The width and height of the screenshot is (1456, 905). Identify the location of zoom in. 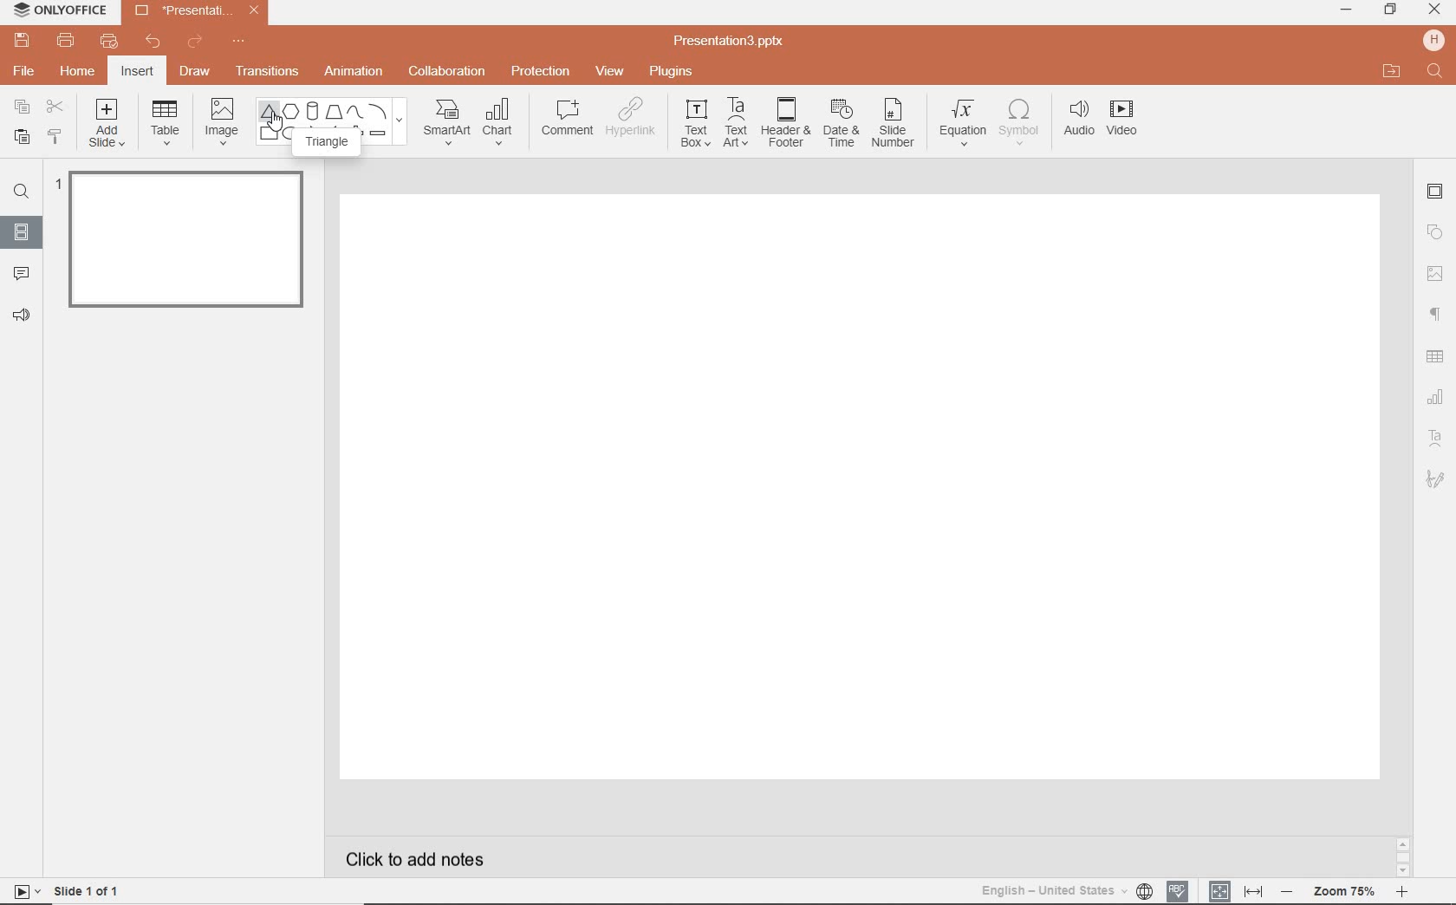
(1401, 894).